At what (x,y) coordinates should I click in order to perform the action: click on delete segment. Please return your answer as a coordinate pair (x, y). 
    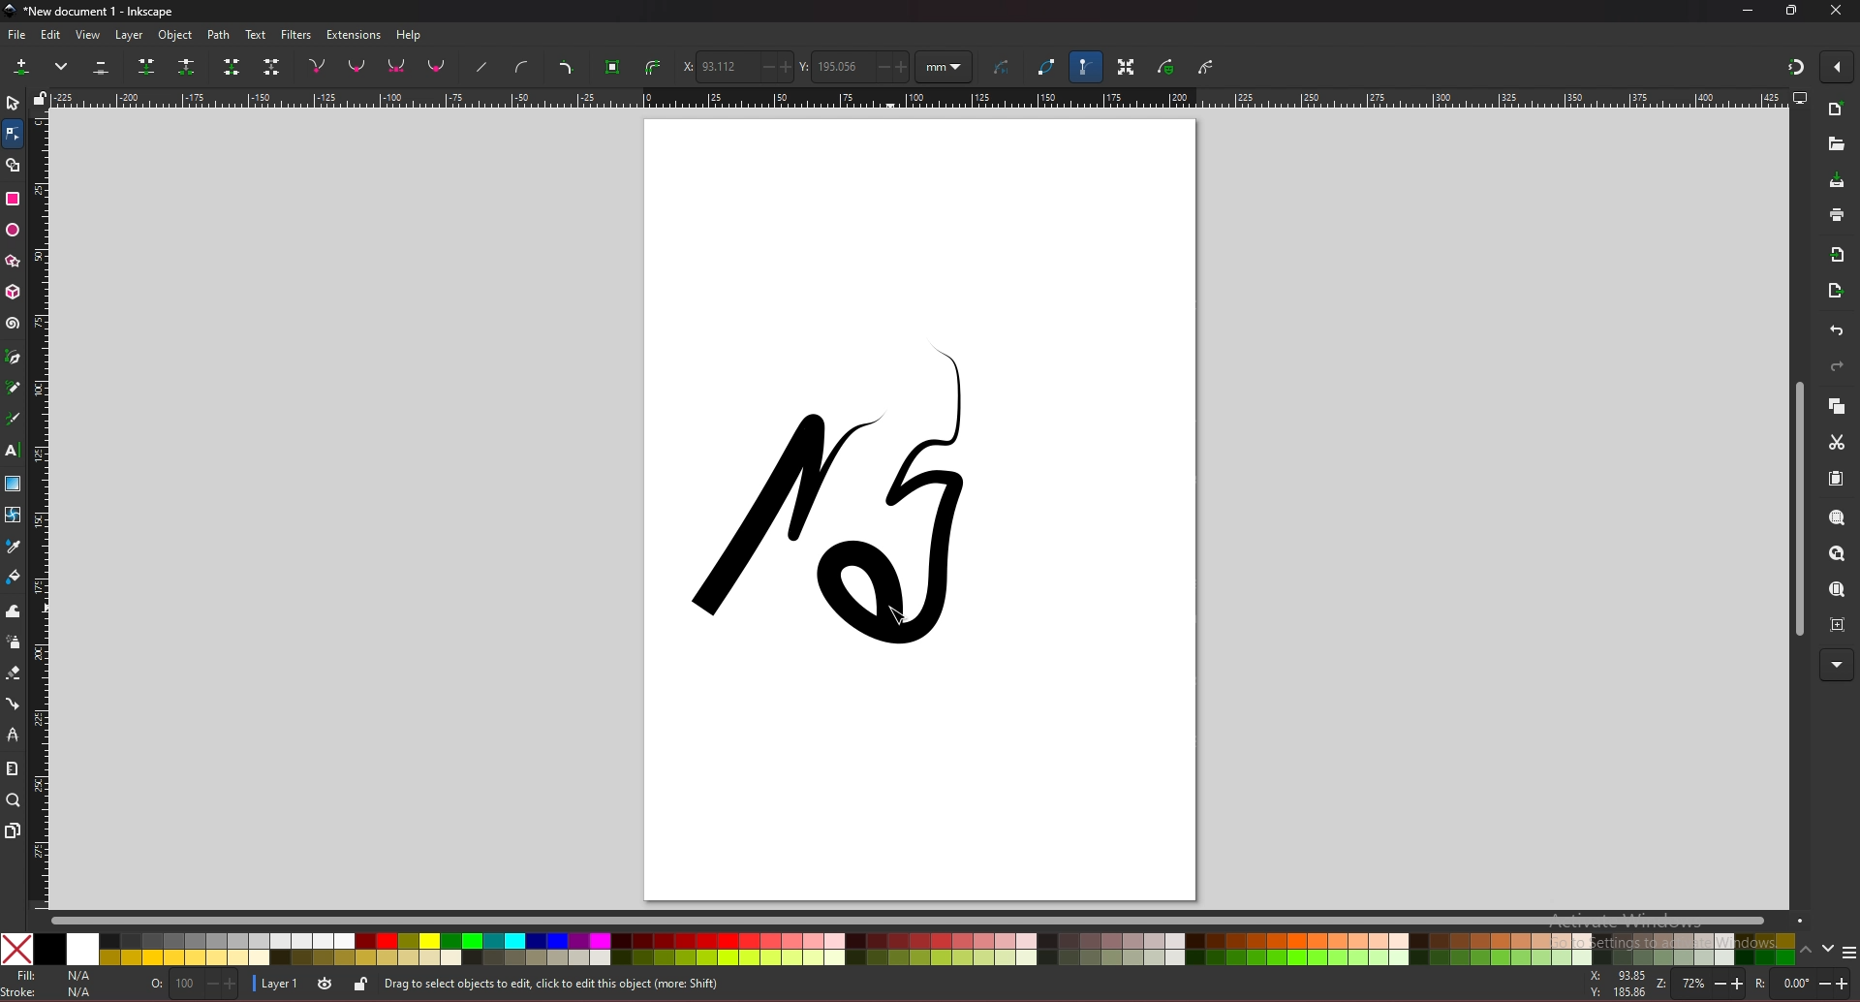
    Looking at the image, I should click on (272, 66).